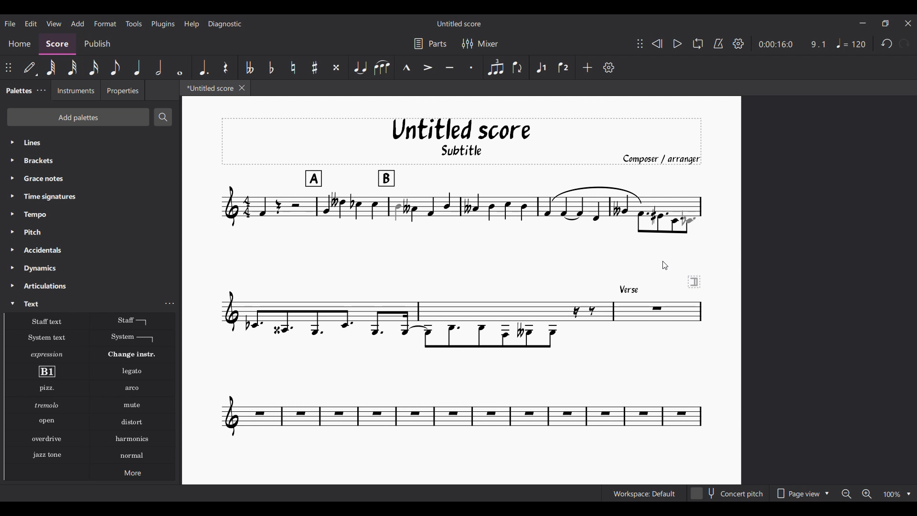  What do you see at coordinates (162, 117) in the screenshot?
I see `Search` at bounding box center [162, 117].